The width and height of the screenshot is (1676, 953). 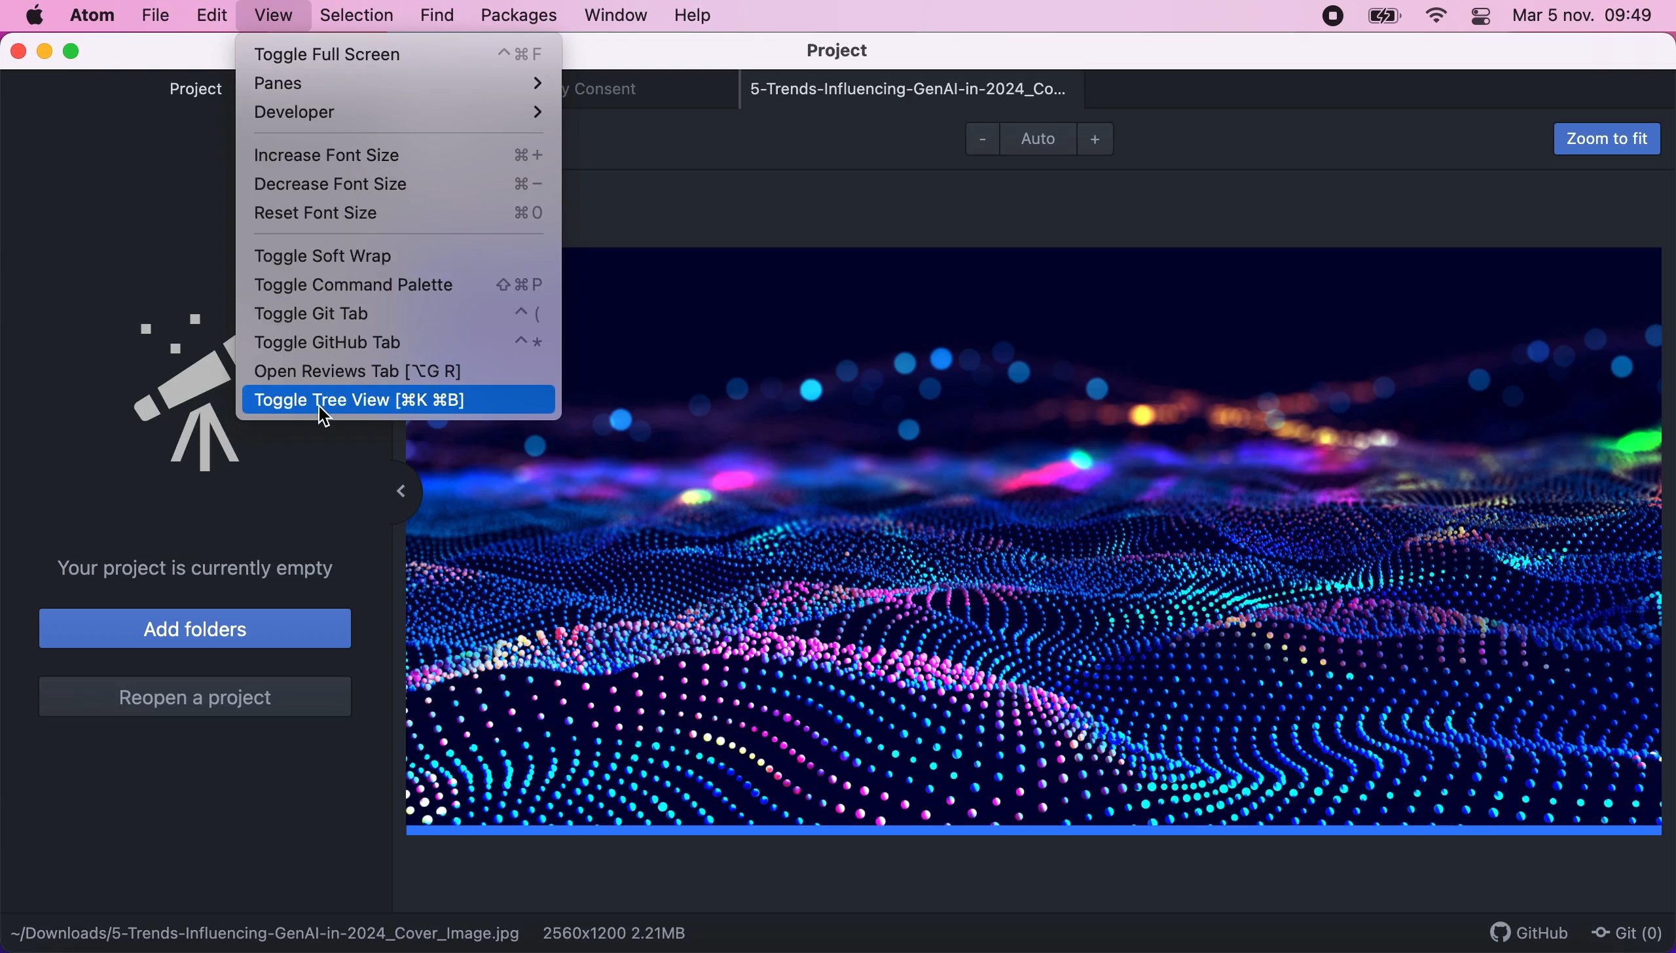 I want to click on telemetry consent, so click(x=651, y=90).